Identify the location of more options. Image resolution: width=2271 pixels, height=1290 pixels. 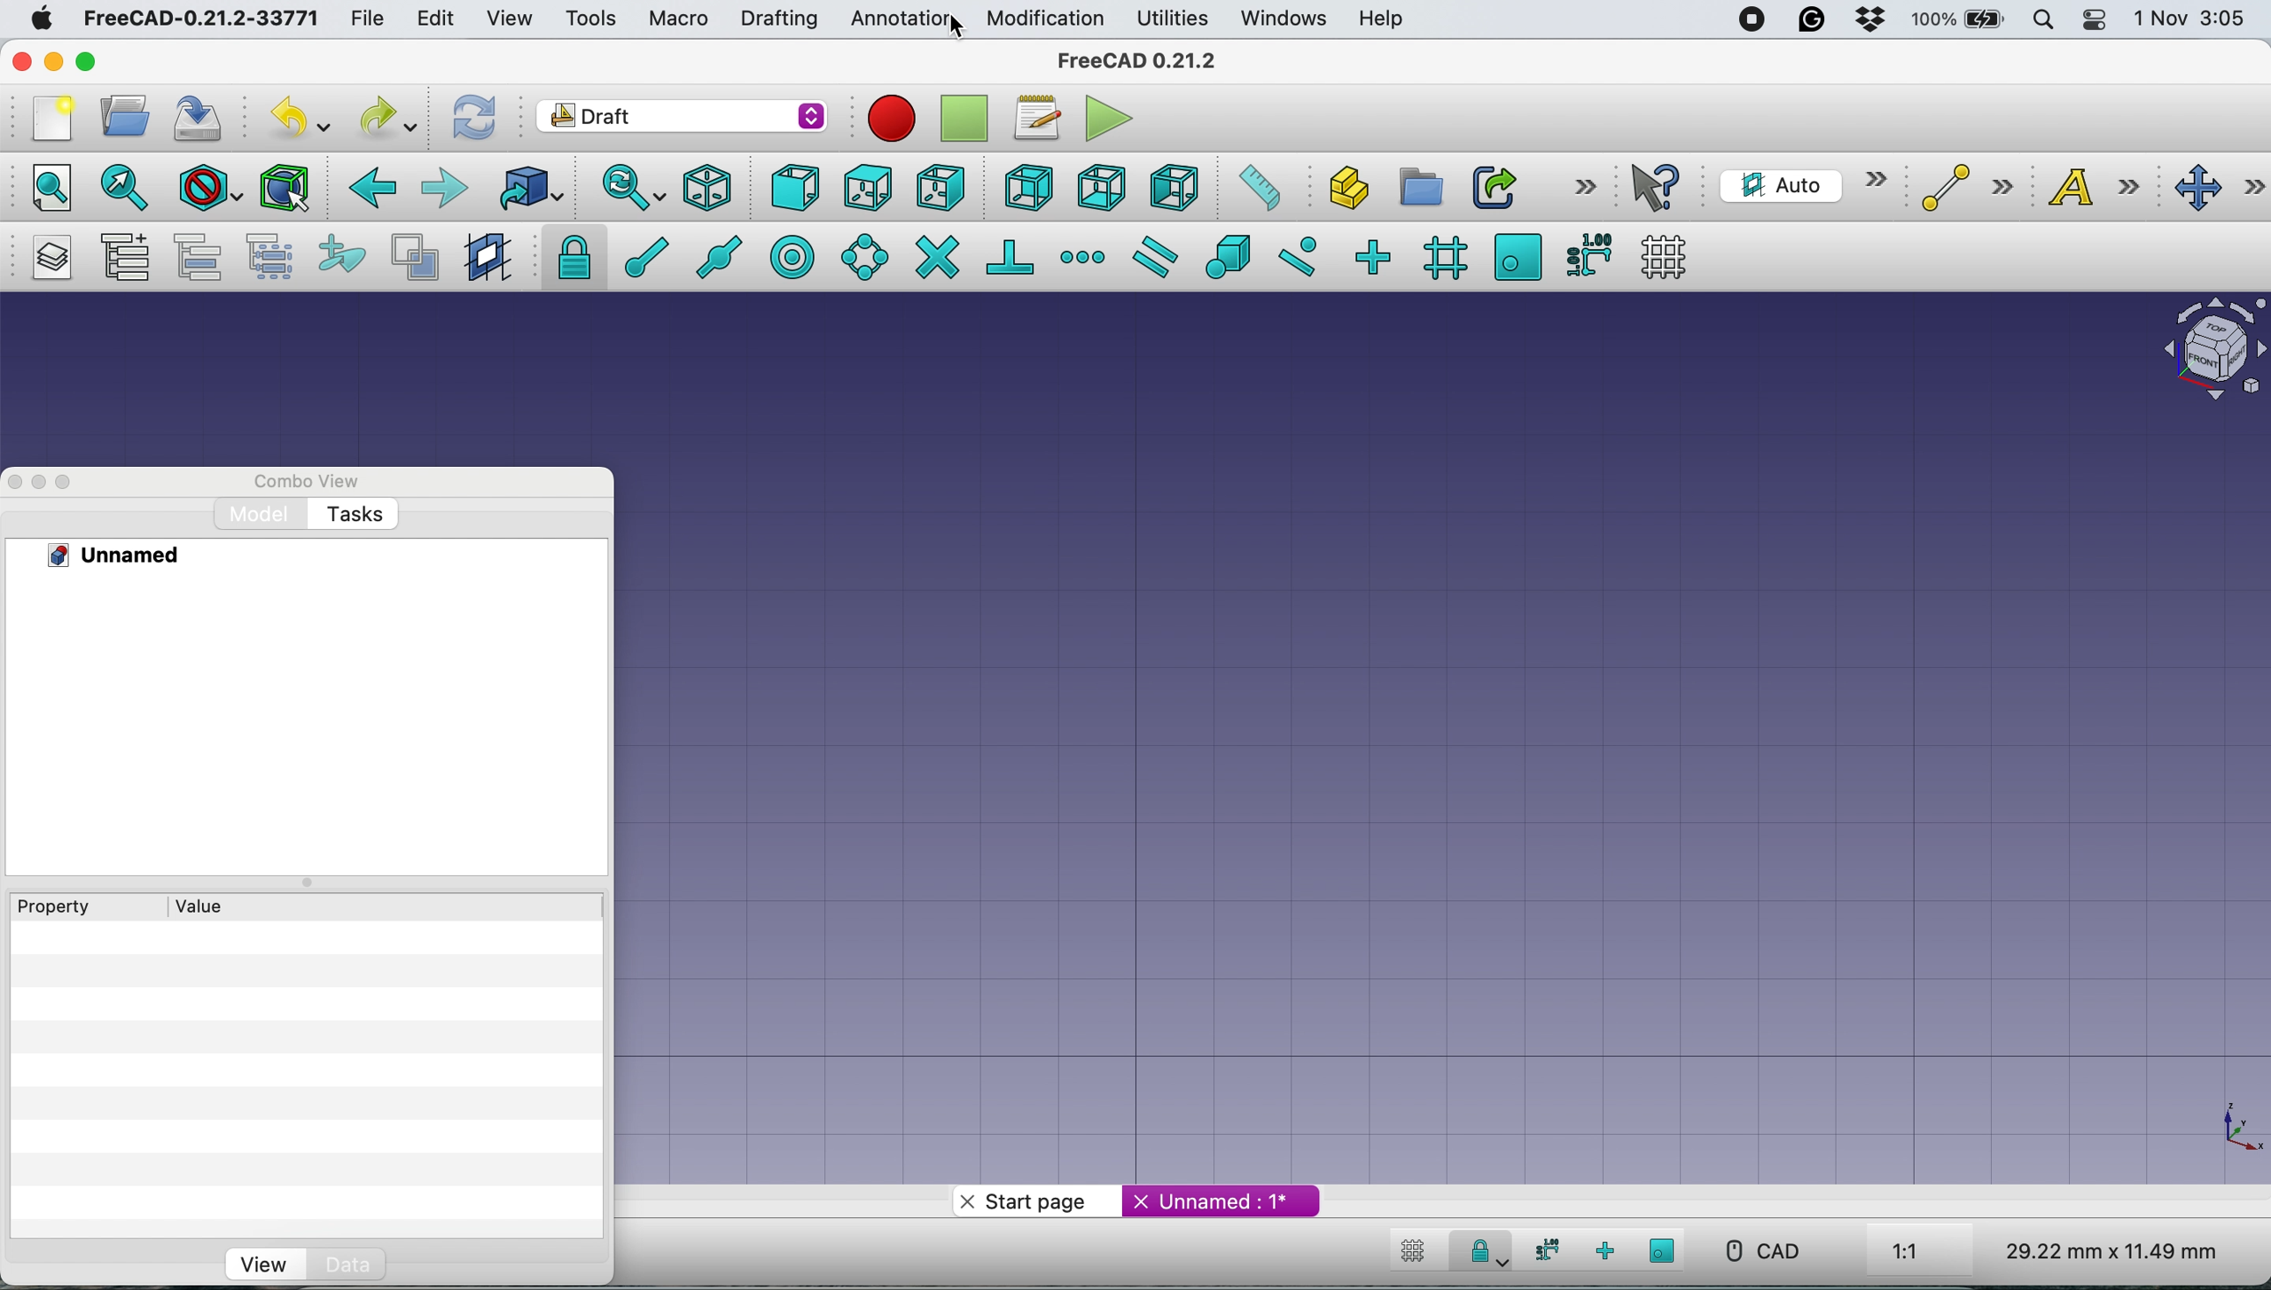
(1588, 185).